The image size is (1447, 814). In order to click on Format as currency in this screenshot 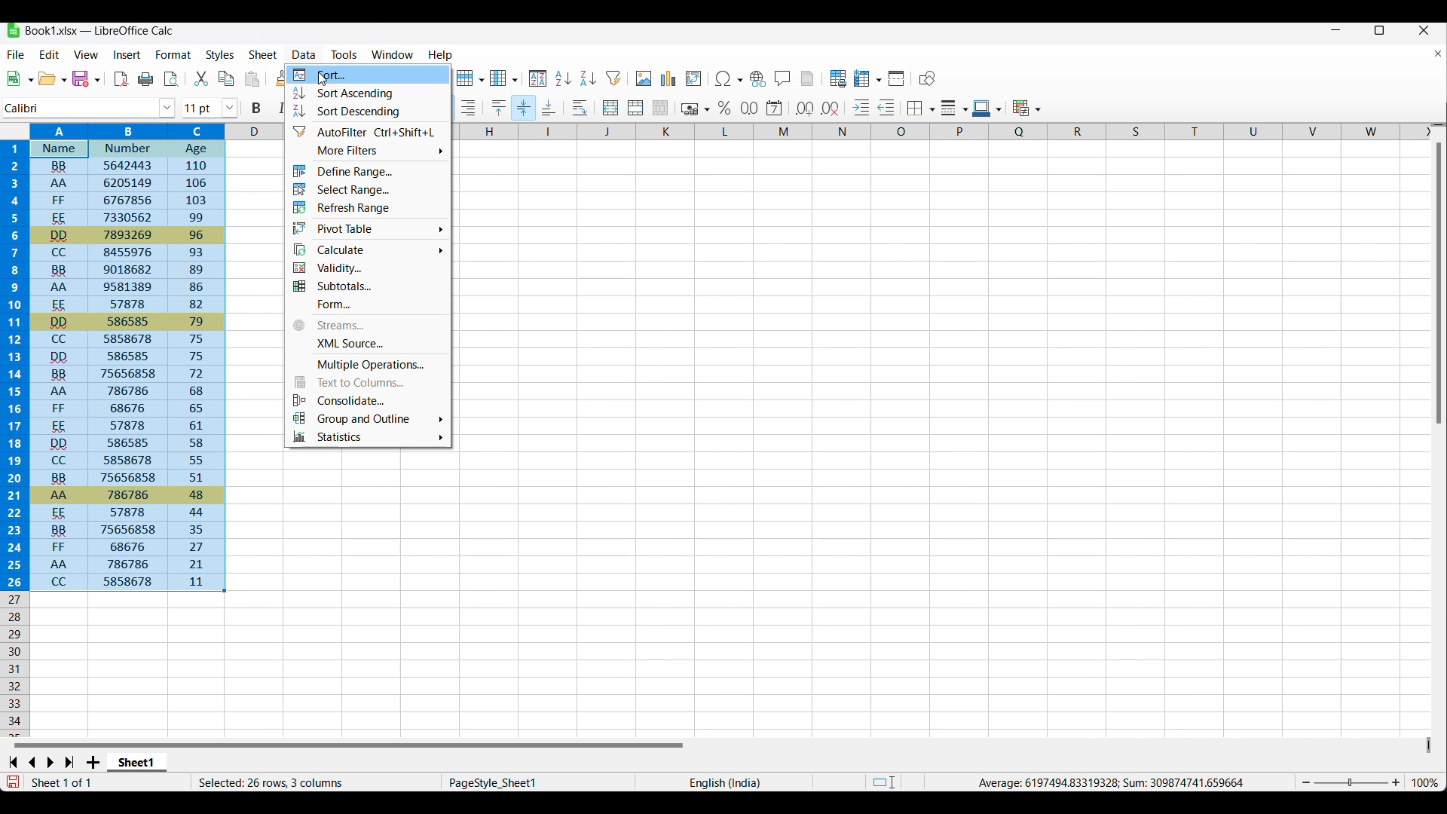, I will do `click(694, 109)`.